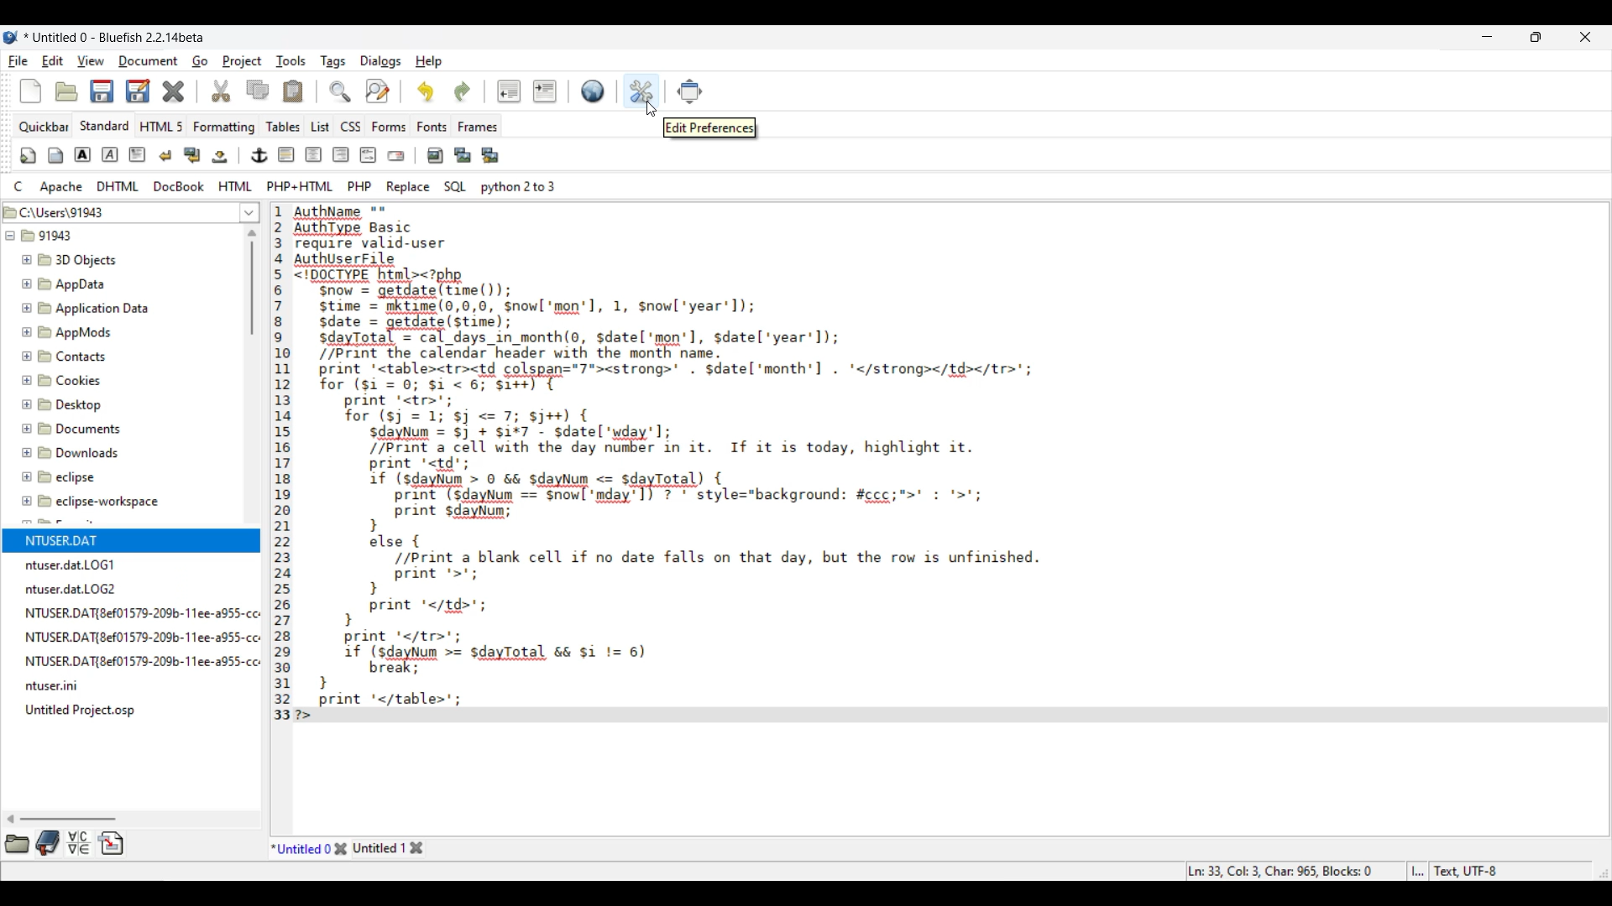 This screenshot has height=906, width=1612. I want to click on Redo, so click(463, 91).